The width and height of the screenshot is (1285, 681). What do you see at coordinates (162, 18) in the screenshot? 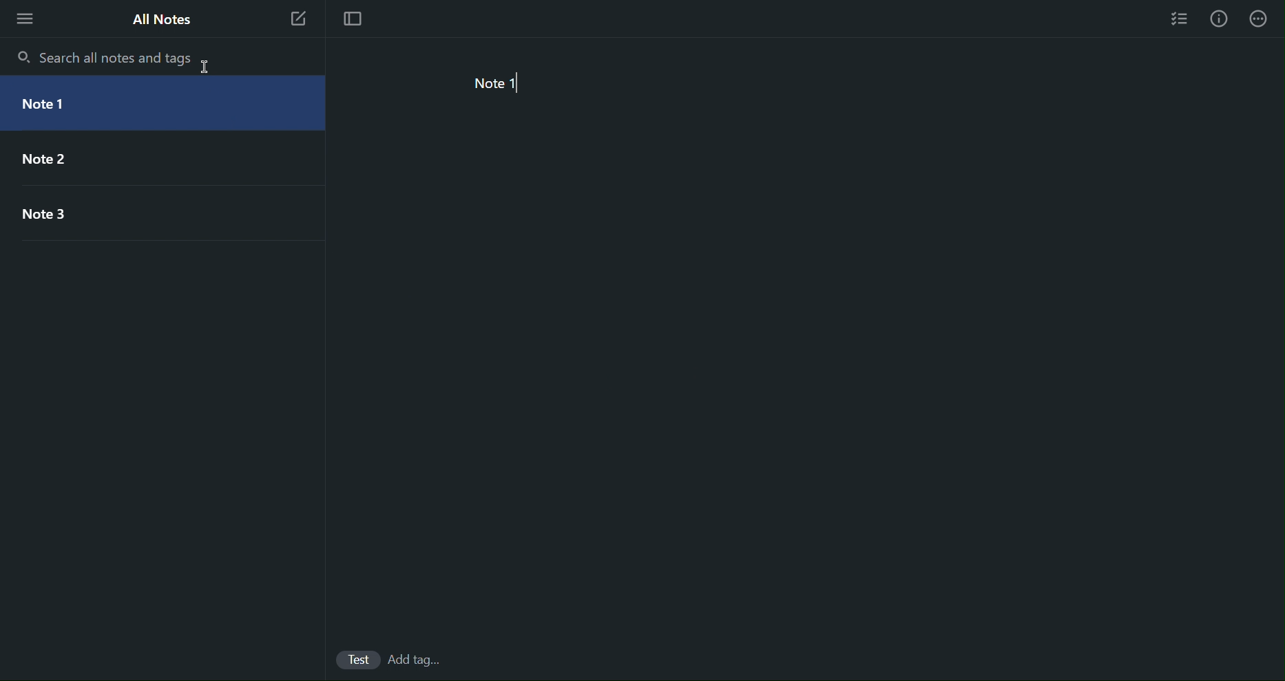
I see `All Notes` at bounding box center [162, 18].